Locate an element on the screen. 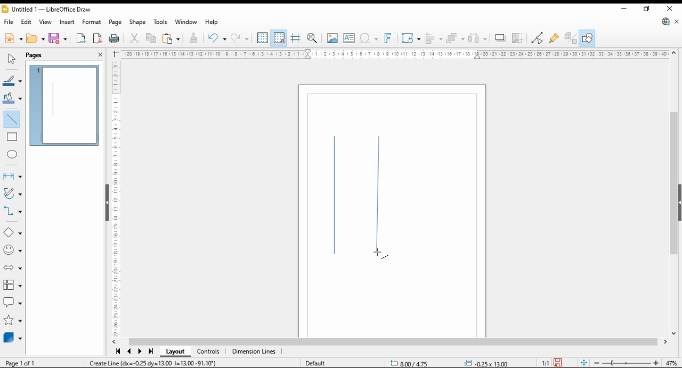  clone formatting is located at coordinates (193, 37).